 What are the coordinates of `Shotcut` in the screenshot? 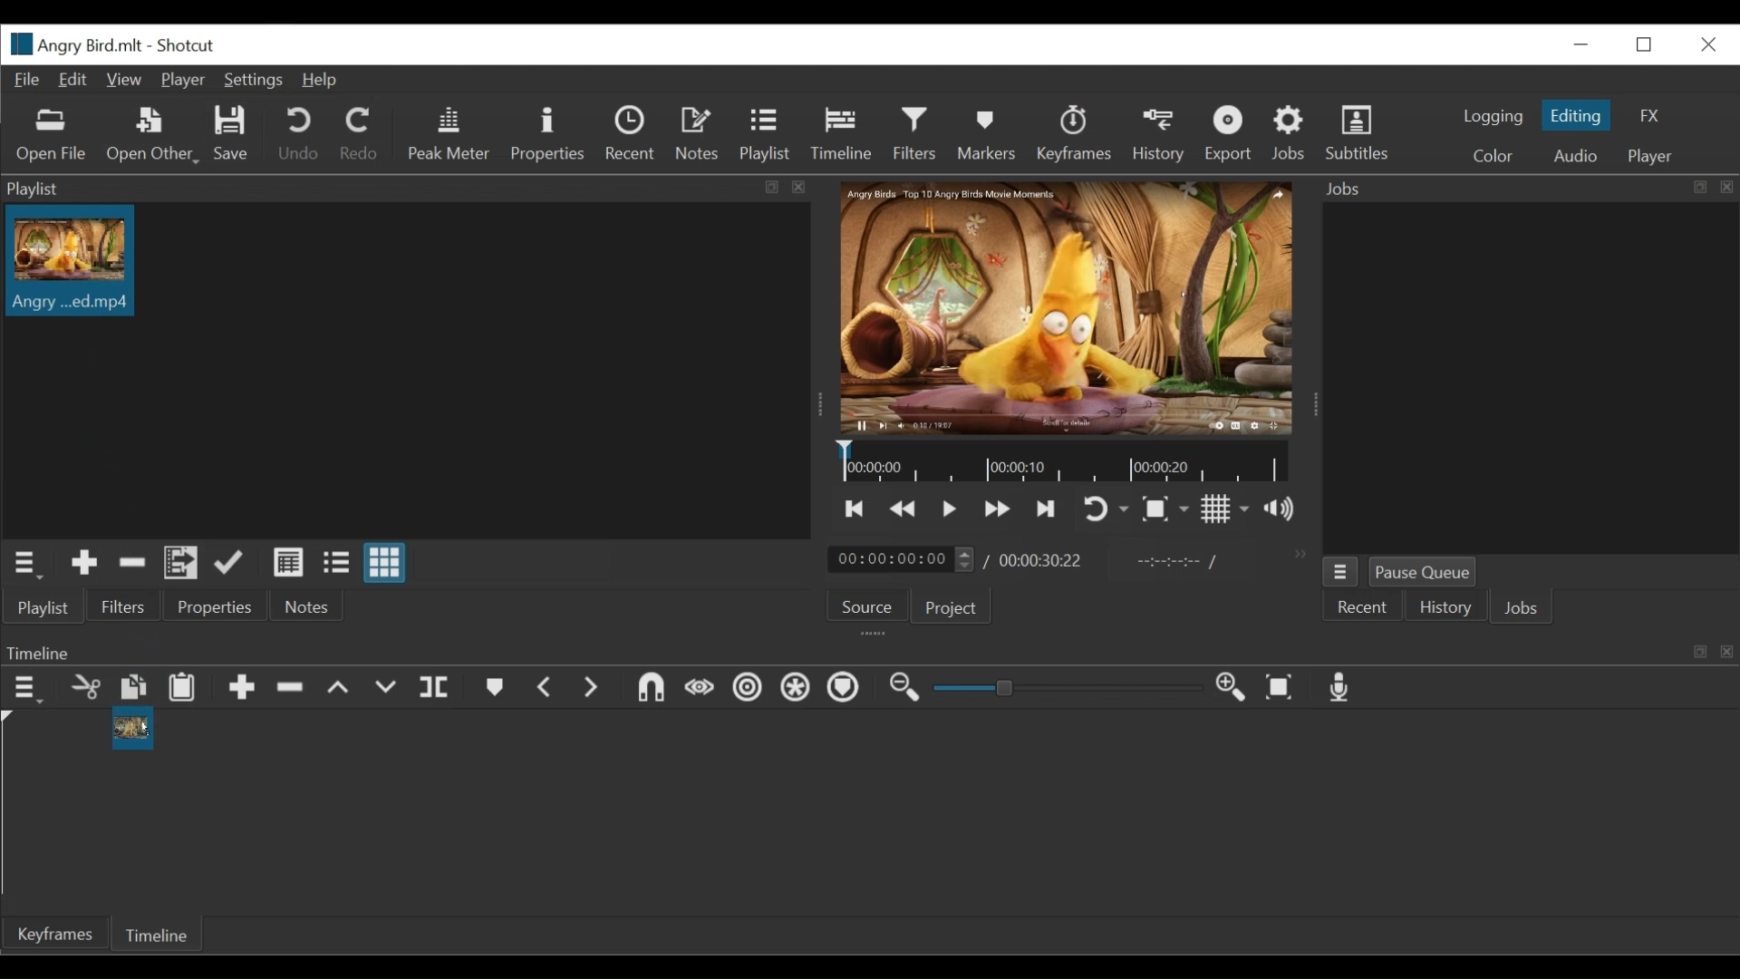 It's located at (188, 45).